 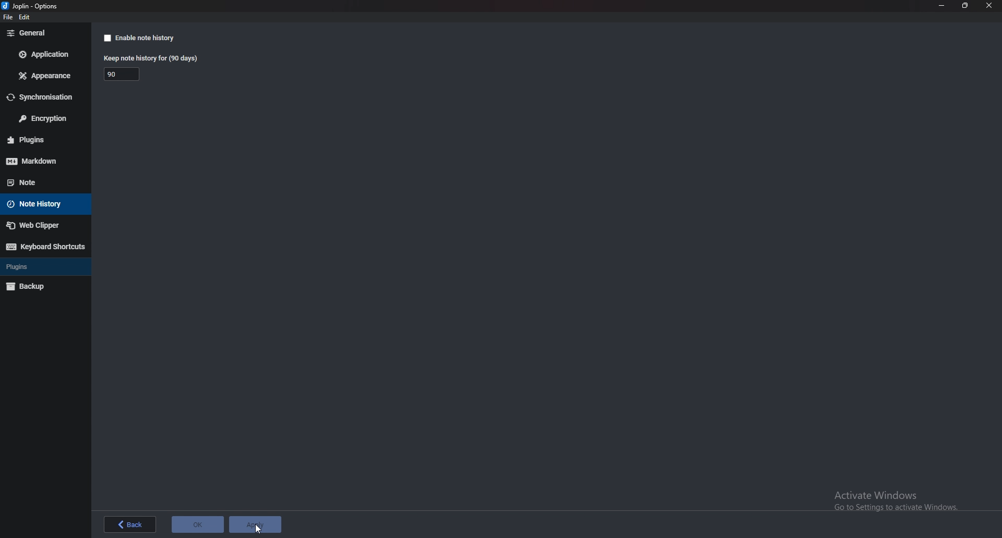 I want to click on Application, so click(x=46, y=54).